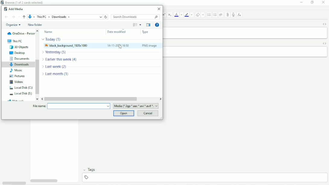 The height and width of the screenshot is (185, 329). I want to click on Superscript, so click(164, 15).